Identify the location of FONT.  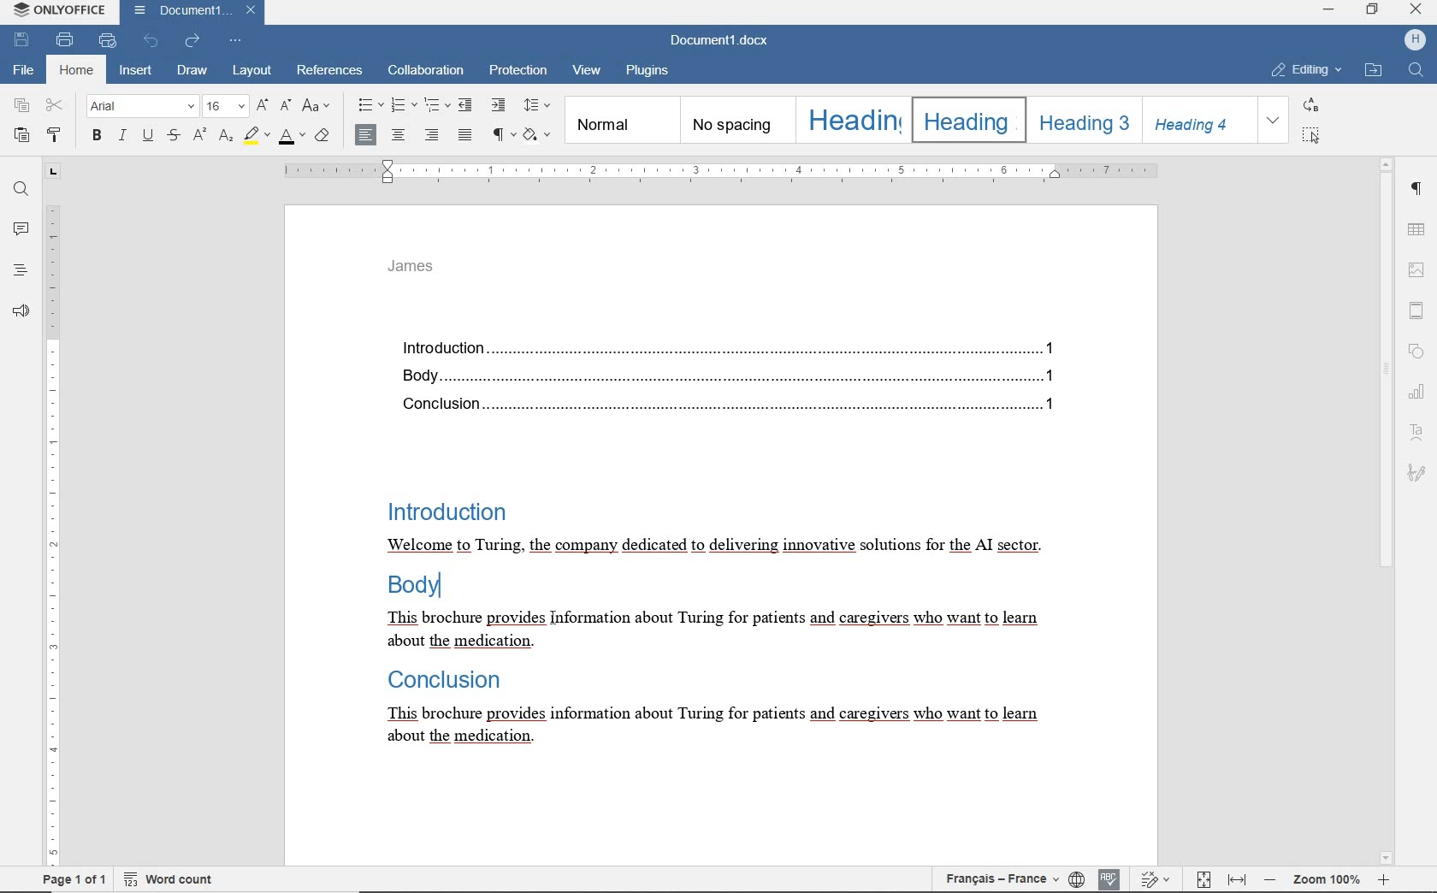
(144, 107).